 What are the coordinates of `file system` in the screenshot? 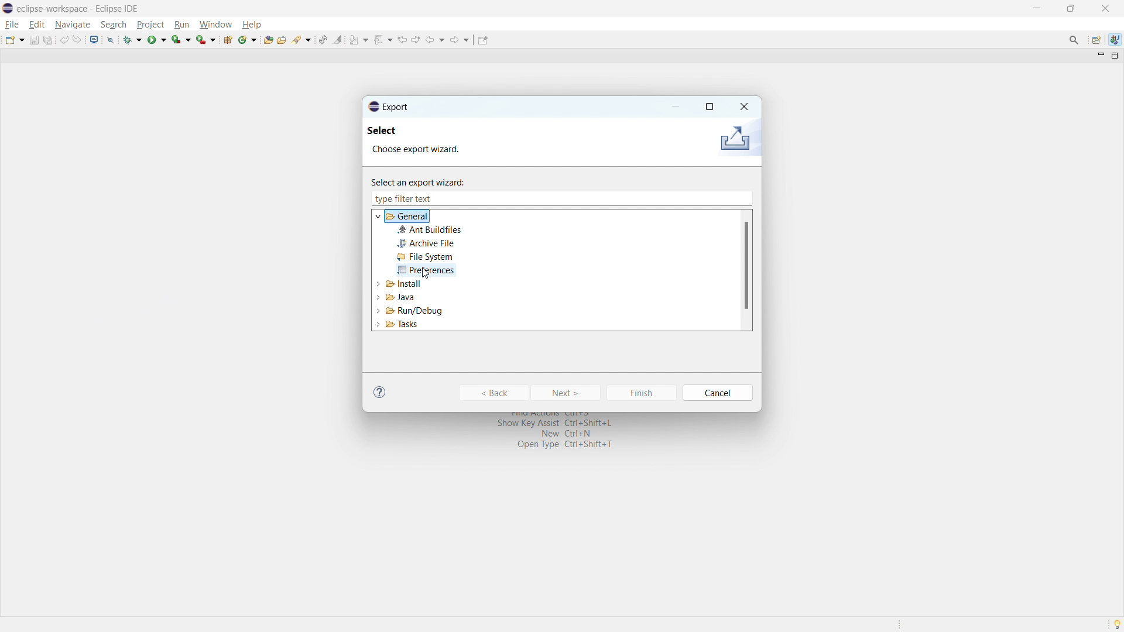 It's located at (426, 257).